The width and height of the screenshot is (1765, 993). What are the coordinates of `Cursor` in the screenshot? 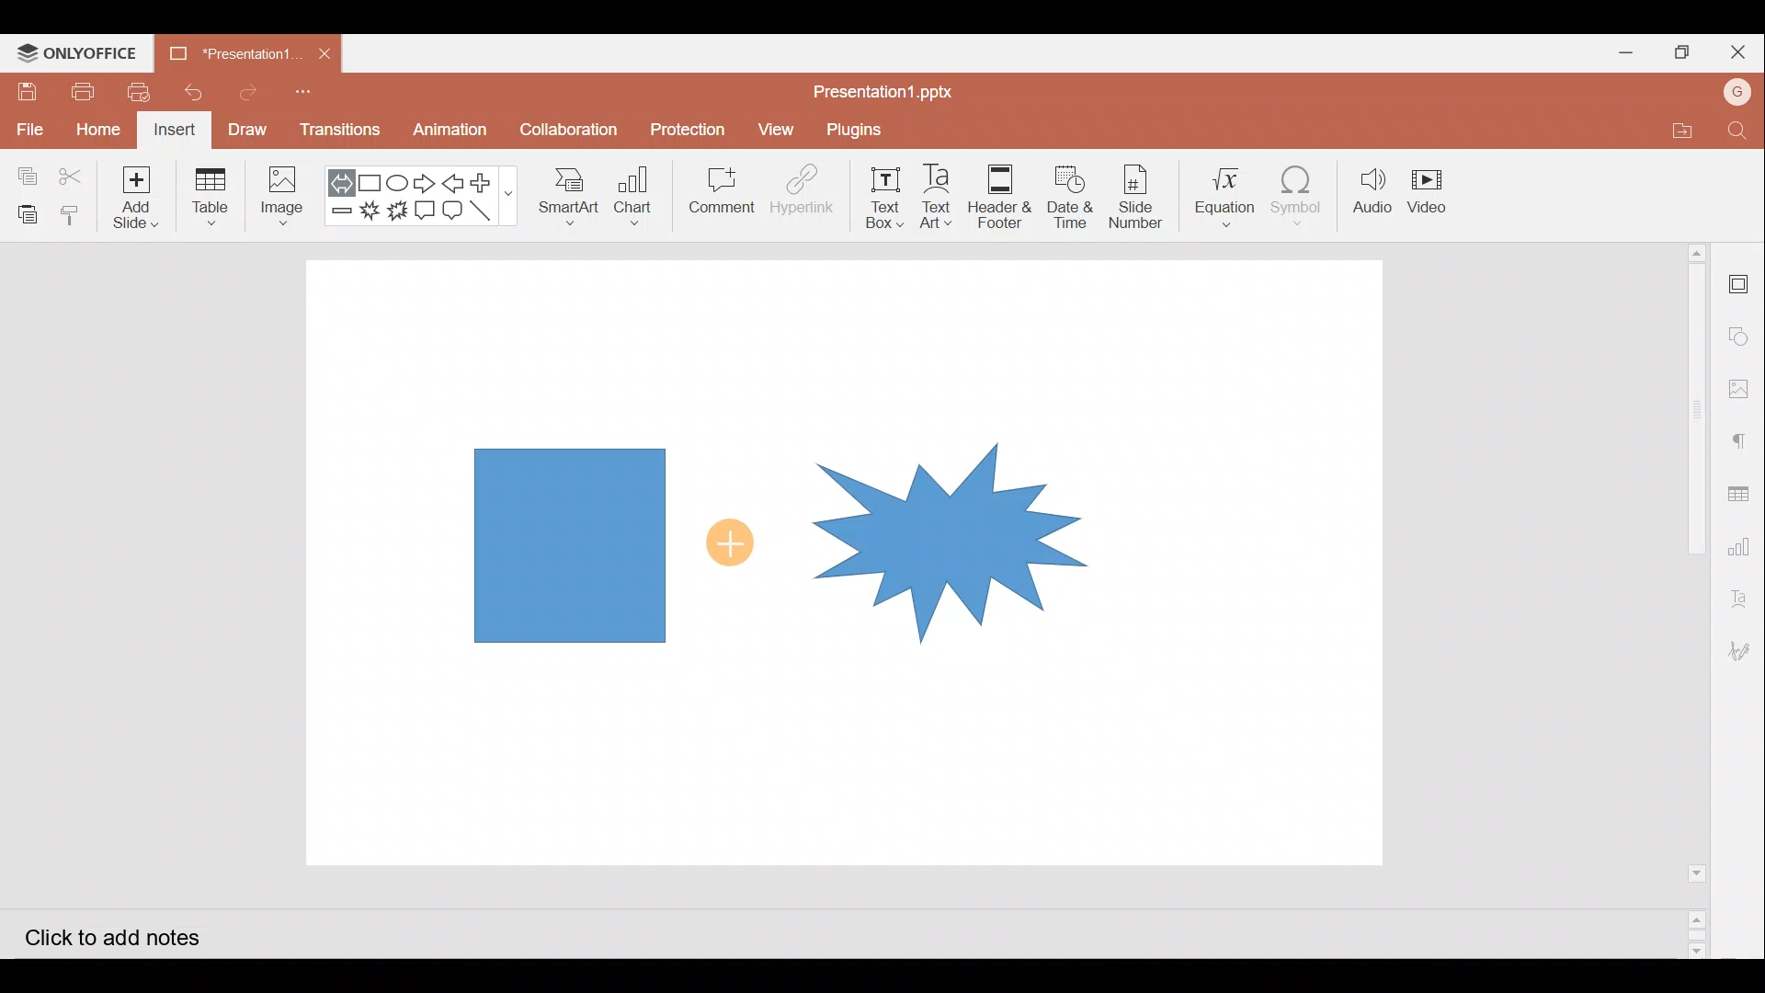 It's located at (735, 540).